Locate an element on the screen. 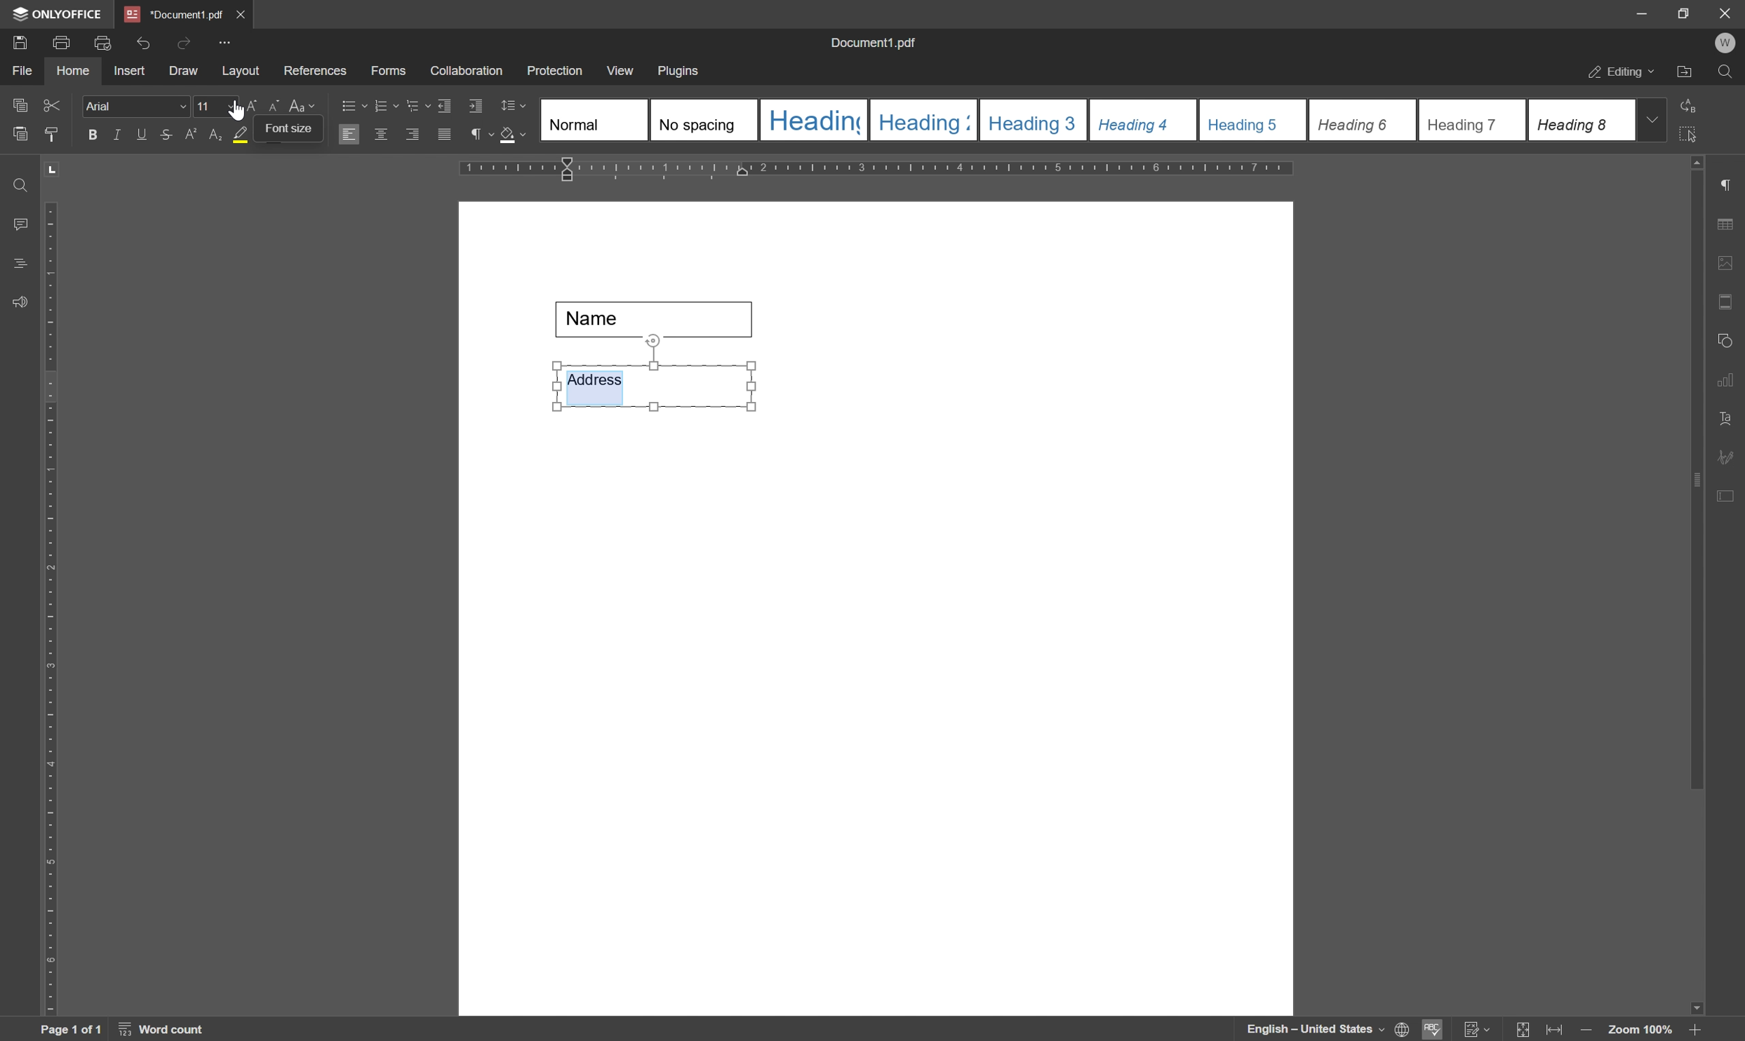 The width and height of the screenshot is (1745, 1041). restore down is located at coordinates (1678, 13).